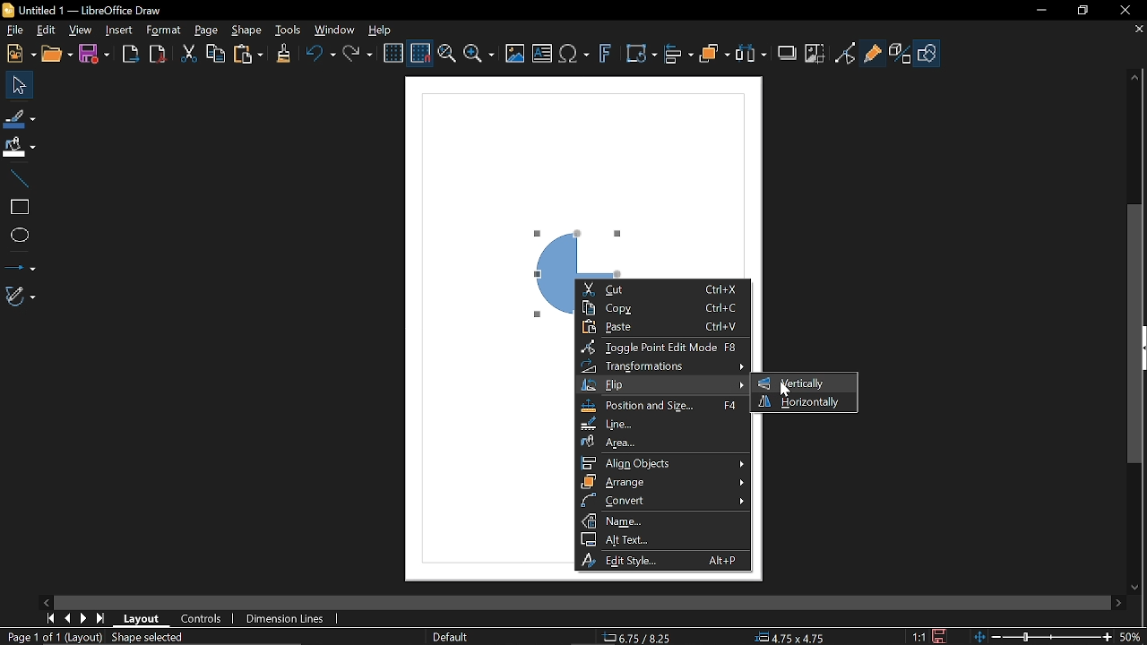 This screenshot has height=645, width=1147. I want to click on Vertically, so click(794, 383).